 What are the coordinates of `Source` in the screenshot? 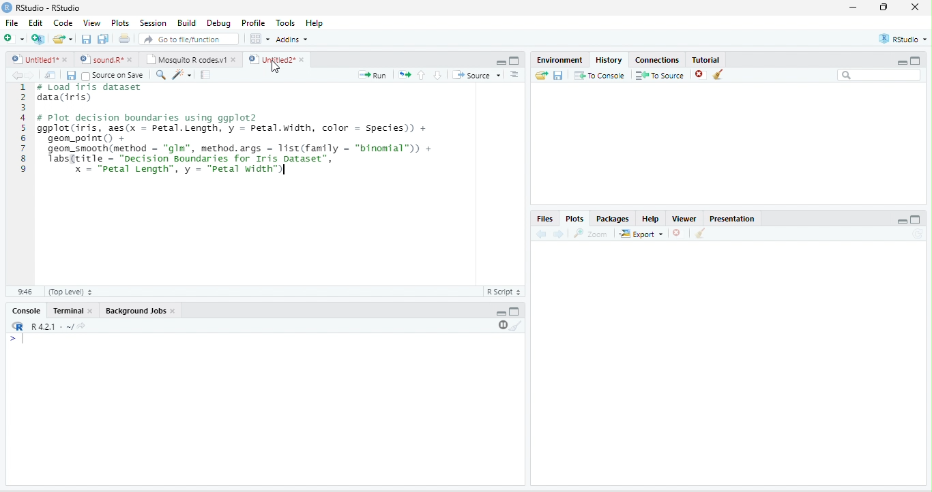 It's located at (476, 75).